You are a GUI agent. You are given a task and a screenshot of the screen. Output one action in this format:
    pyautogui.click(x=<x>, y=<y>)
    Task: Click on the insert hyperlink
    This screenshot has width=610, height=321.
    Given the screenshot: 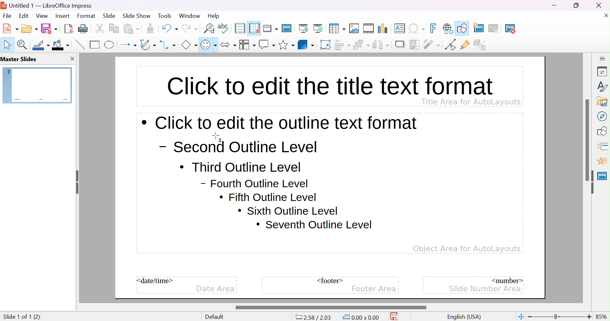 What is the action you would take?
    pyautogui.click(x=448, y=28)
    